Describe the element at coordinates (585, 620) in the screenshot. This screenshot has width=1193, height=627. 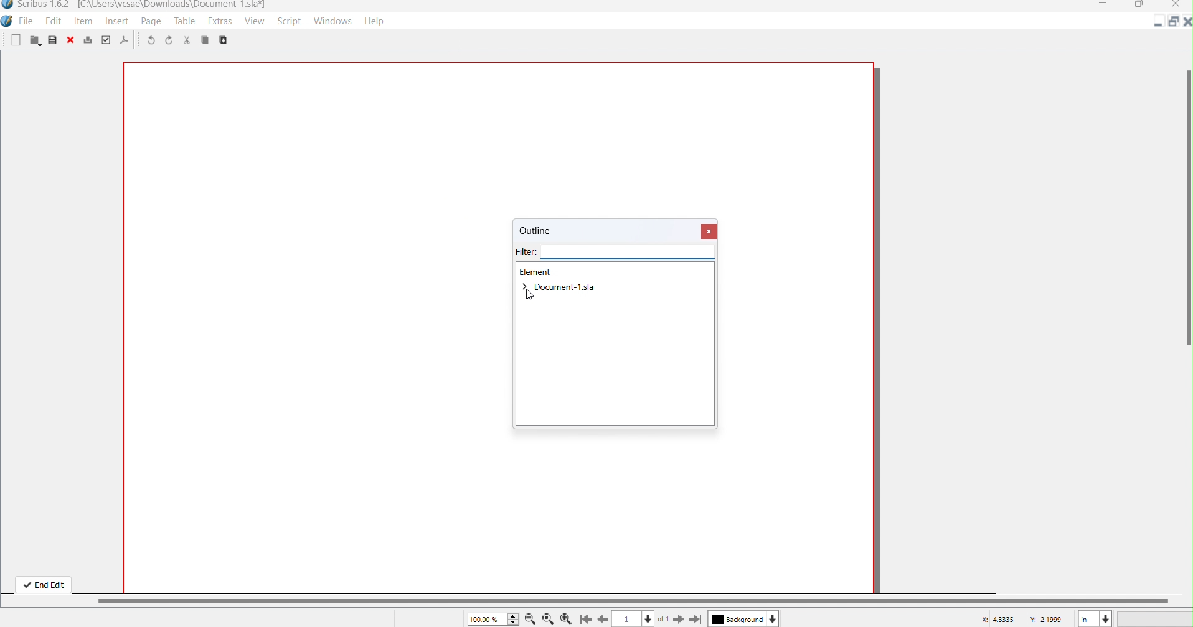
I see `go to top` at that location.